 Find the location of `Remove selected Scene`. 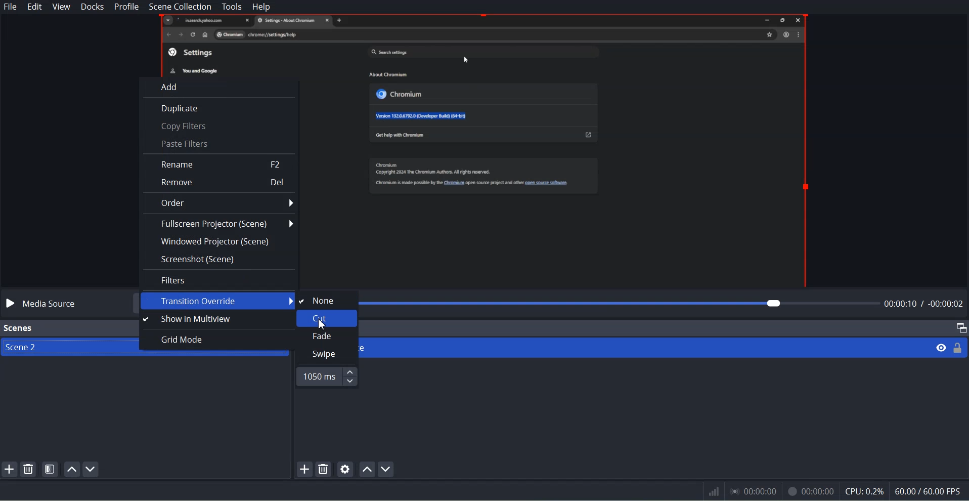

Remove selected Scene is located at coordinates (29, 469).